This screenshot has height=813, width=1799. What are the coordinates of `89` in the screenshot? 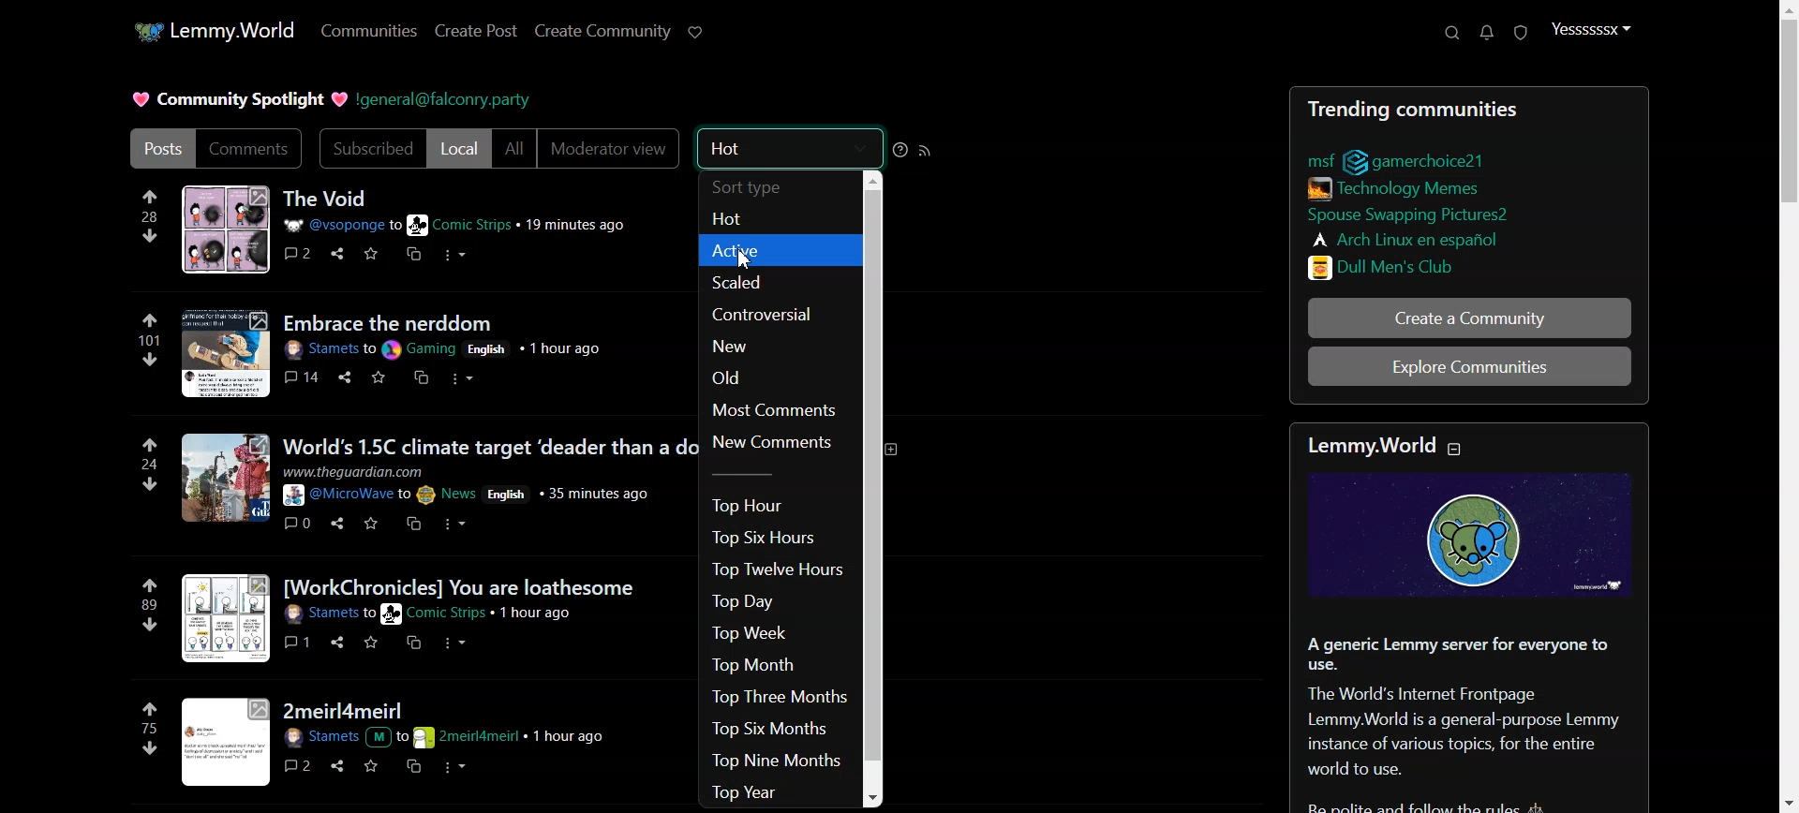 It's located at (148, 605).